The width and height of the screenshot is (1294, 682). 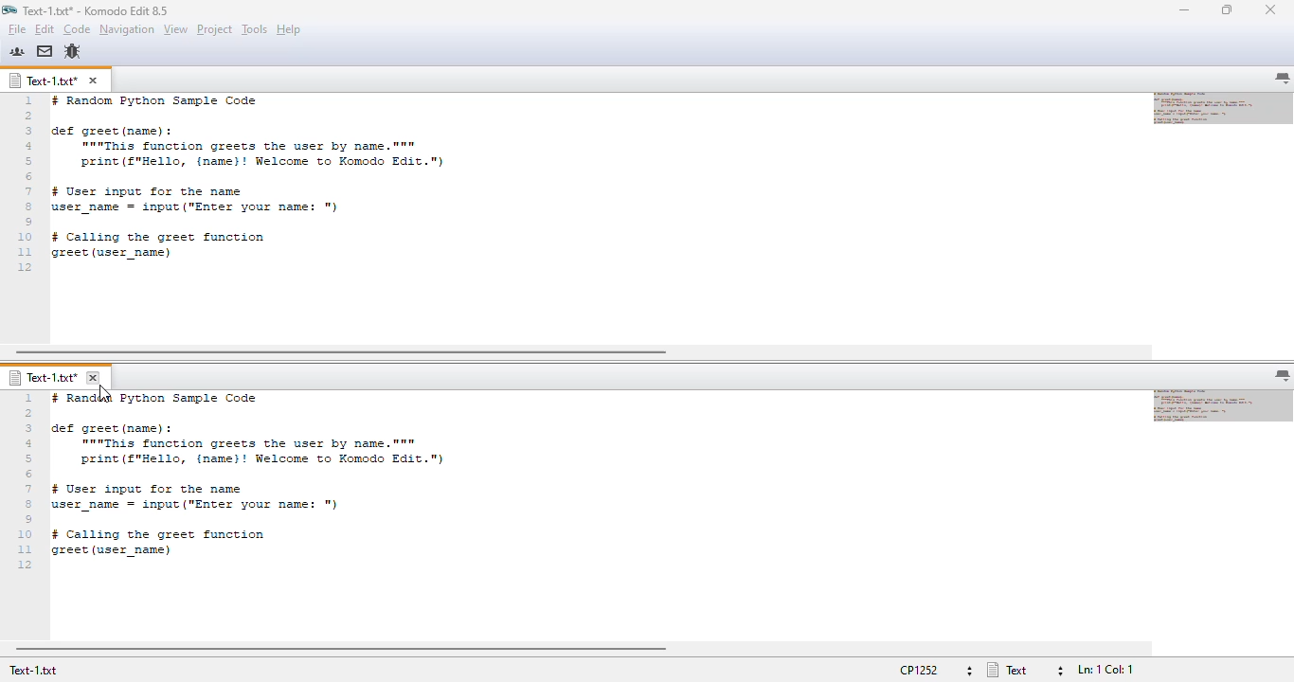 I want to click on file encoding, so click(x=937, y=671).